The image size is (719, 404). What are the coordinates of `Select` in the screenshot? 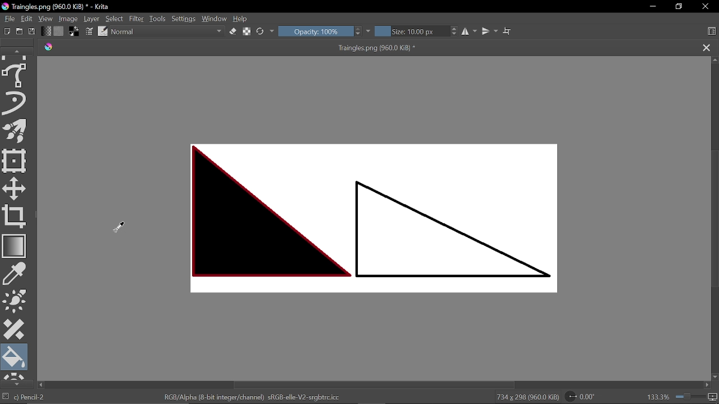 It's located at (114, 19).